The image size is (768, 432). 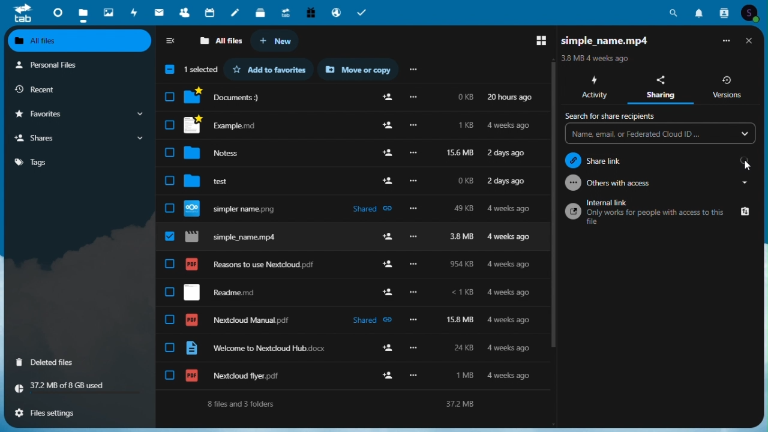 I want to click on All files, so click(x=221, y=40).